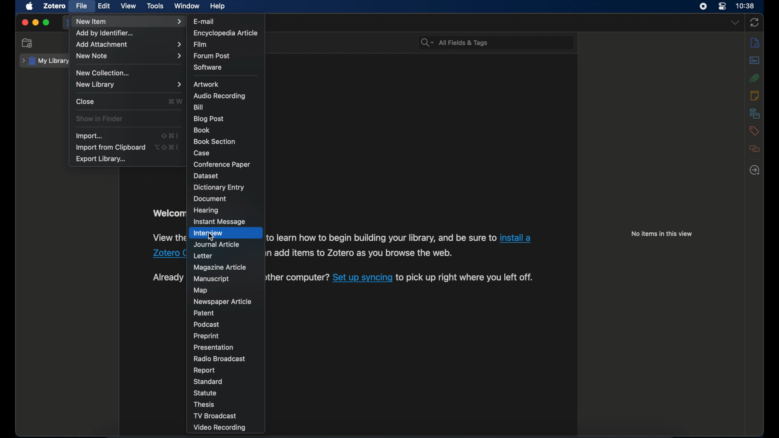 This screenshot has width=779, height=438. I want to click on view the, so click(167, 237).